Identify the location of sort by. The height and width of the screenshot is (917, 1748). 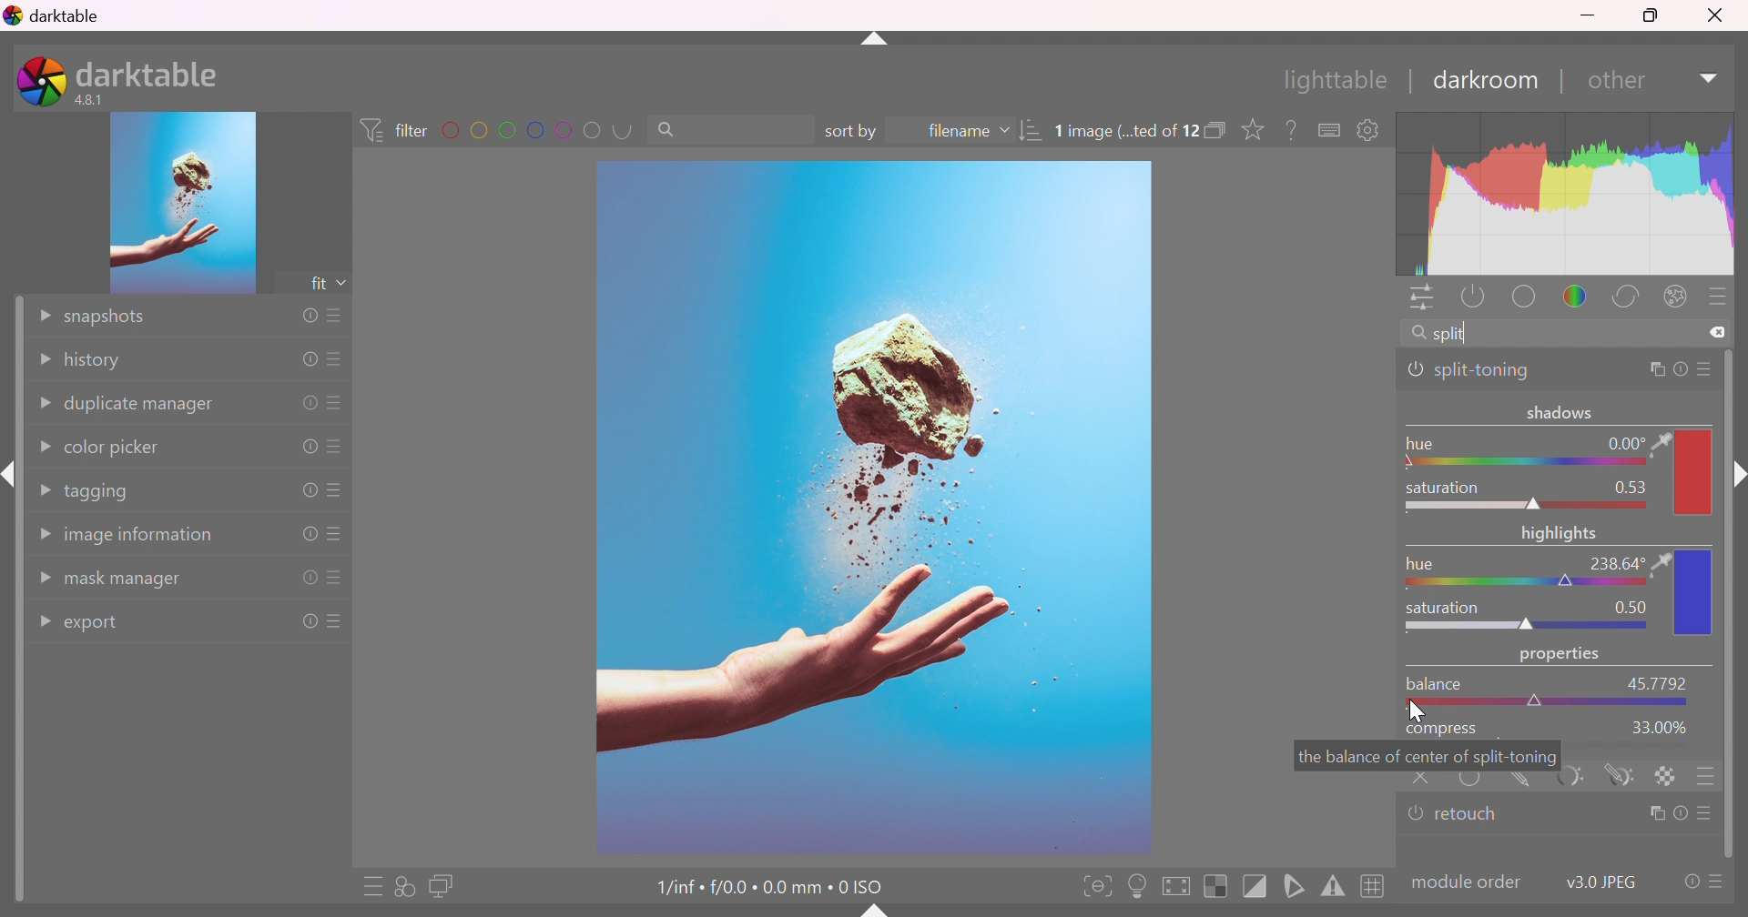
(850, 132).